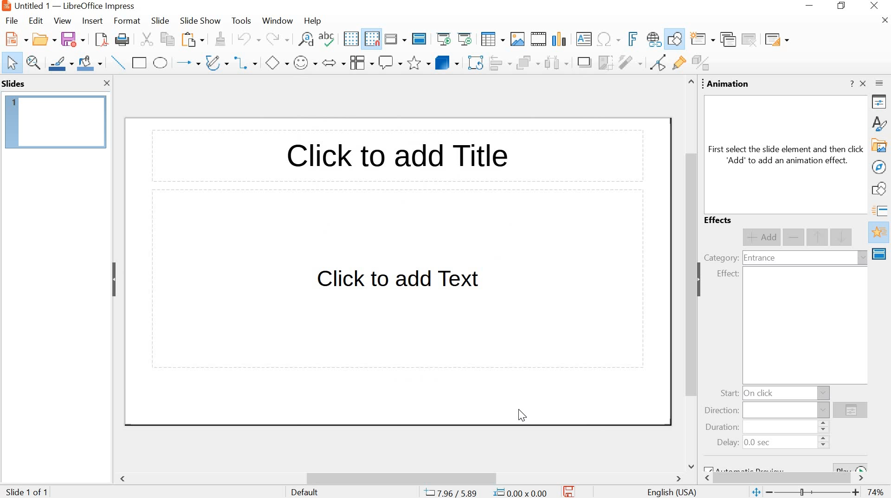  What do you see at coordinates (140, 63) in the screenshot?
I see `rectangle` at bounding box center [140, 63].